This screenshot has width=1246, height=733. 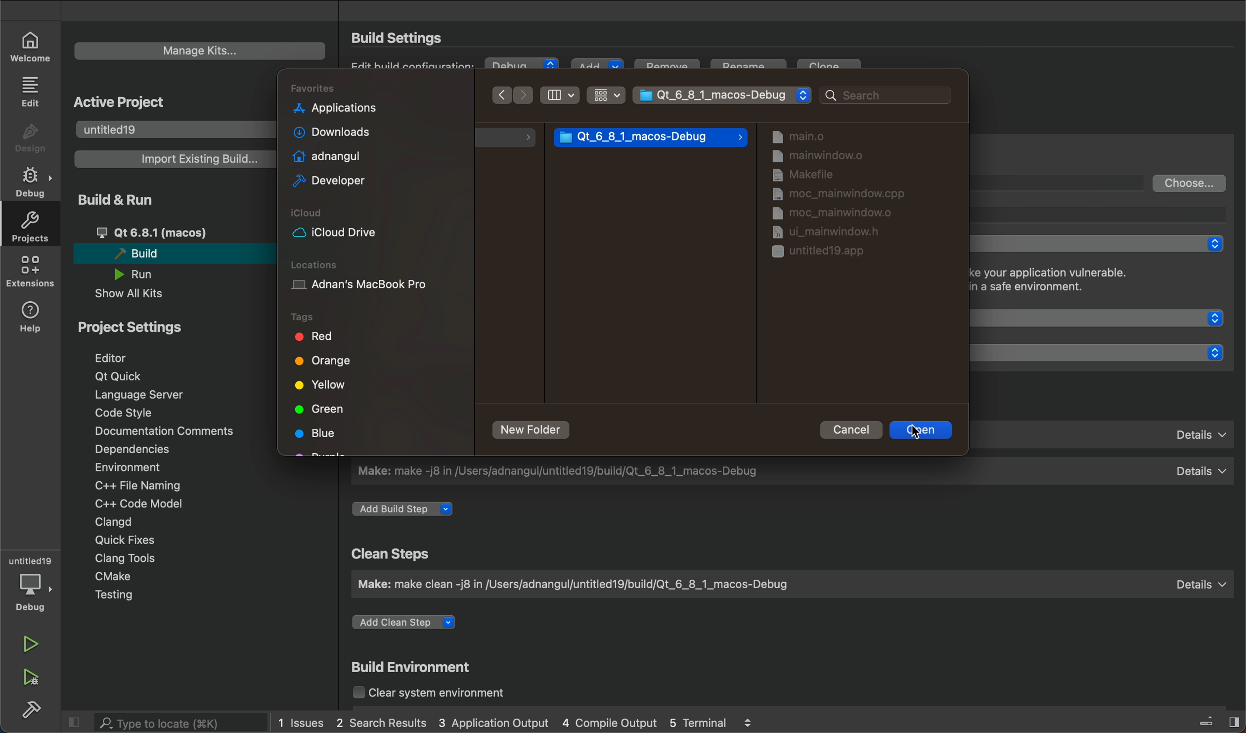 What do you see at coordinates (172, 159) in the screenshot?
I see `import existing build` at bounding box center [172, 159].